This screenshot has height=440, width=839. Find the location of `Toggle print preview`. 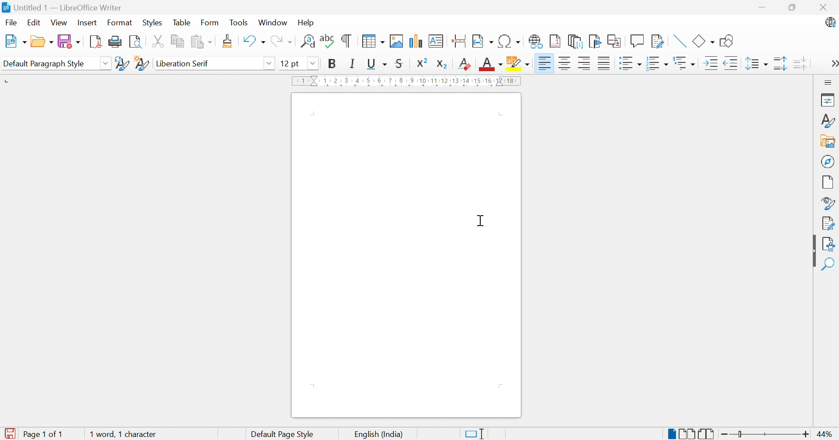

Toggle print preview is located at coordinates (138, 42).